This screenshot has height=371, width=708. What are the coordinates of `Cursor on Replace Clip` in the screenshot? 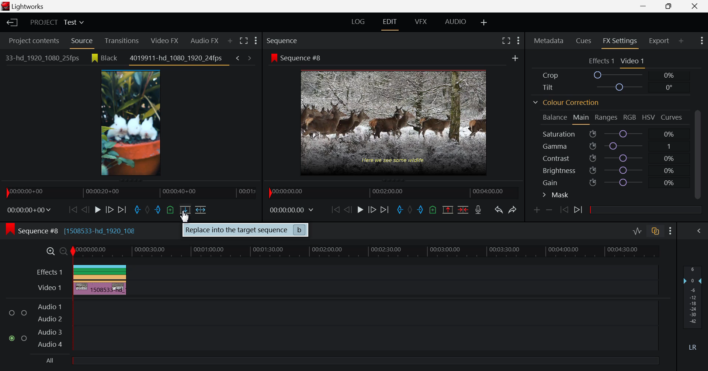 It's located at (185, 213).